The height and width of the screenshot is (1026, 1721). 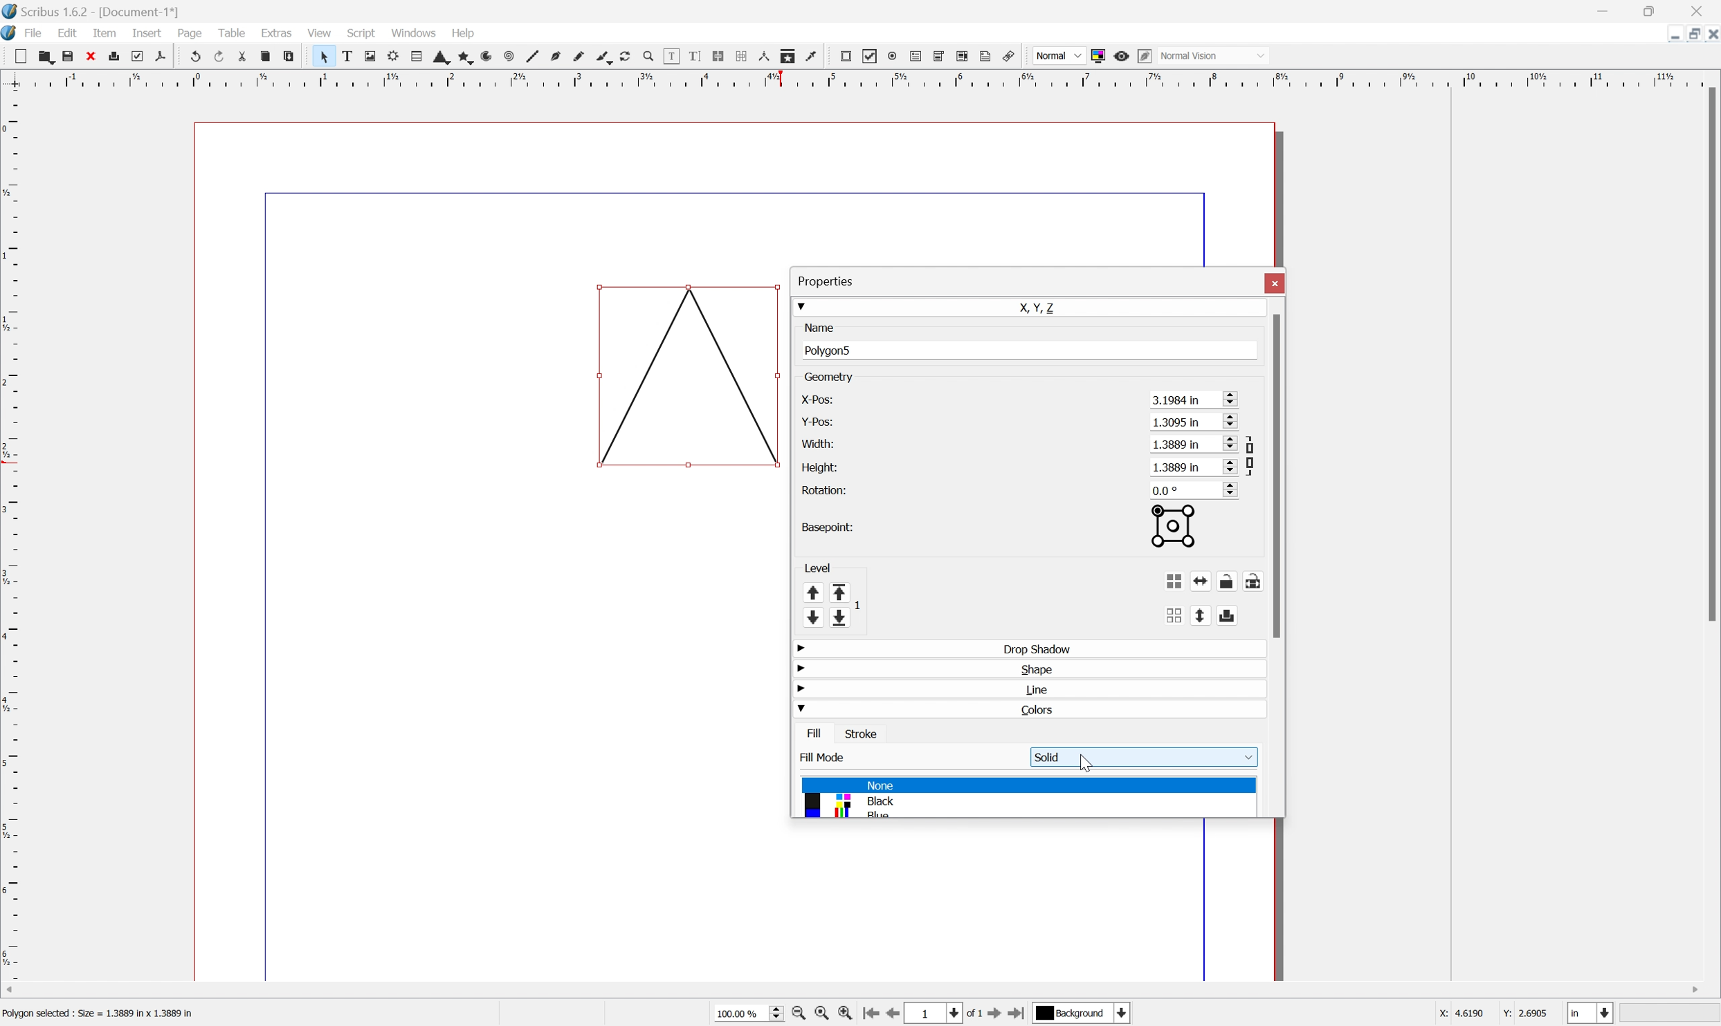 I want to click on Save as PDF, so click(x=161, y=58).